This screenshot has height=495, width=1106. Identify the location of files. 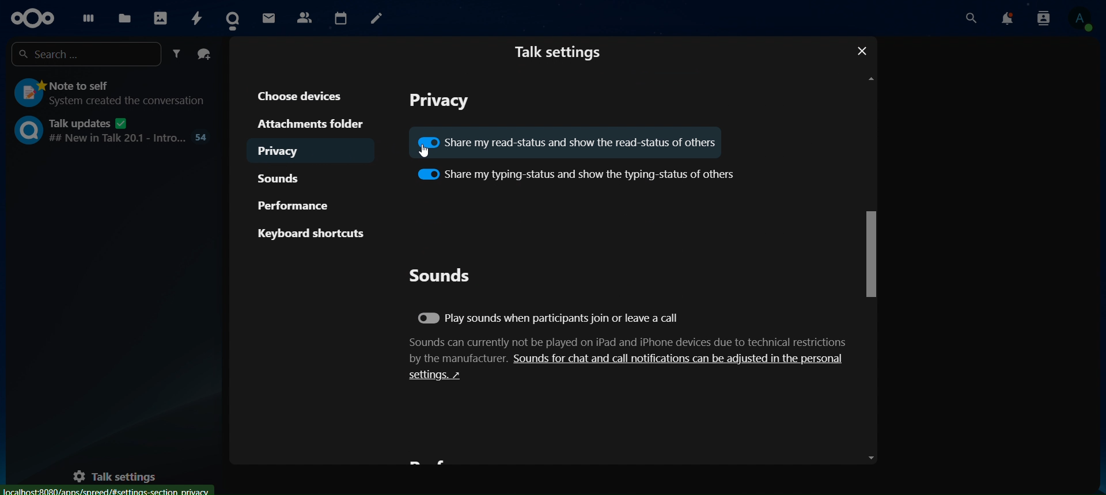
(124, 18).